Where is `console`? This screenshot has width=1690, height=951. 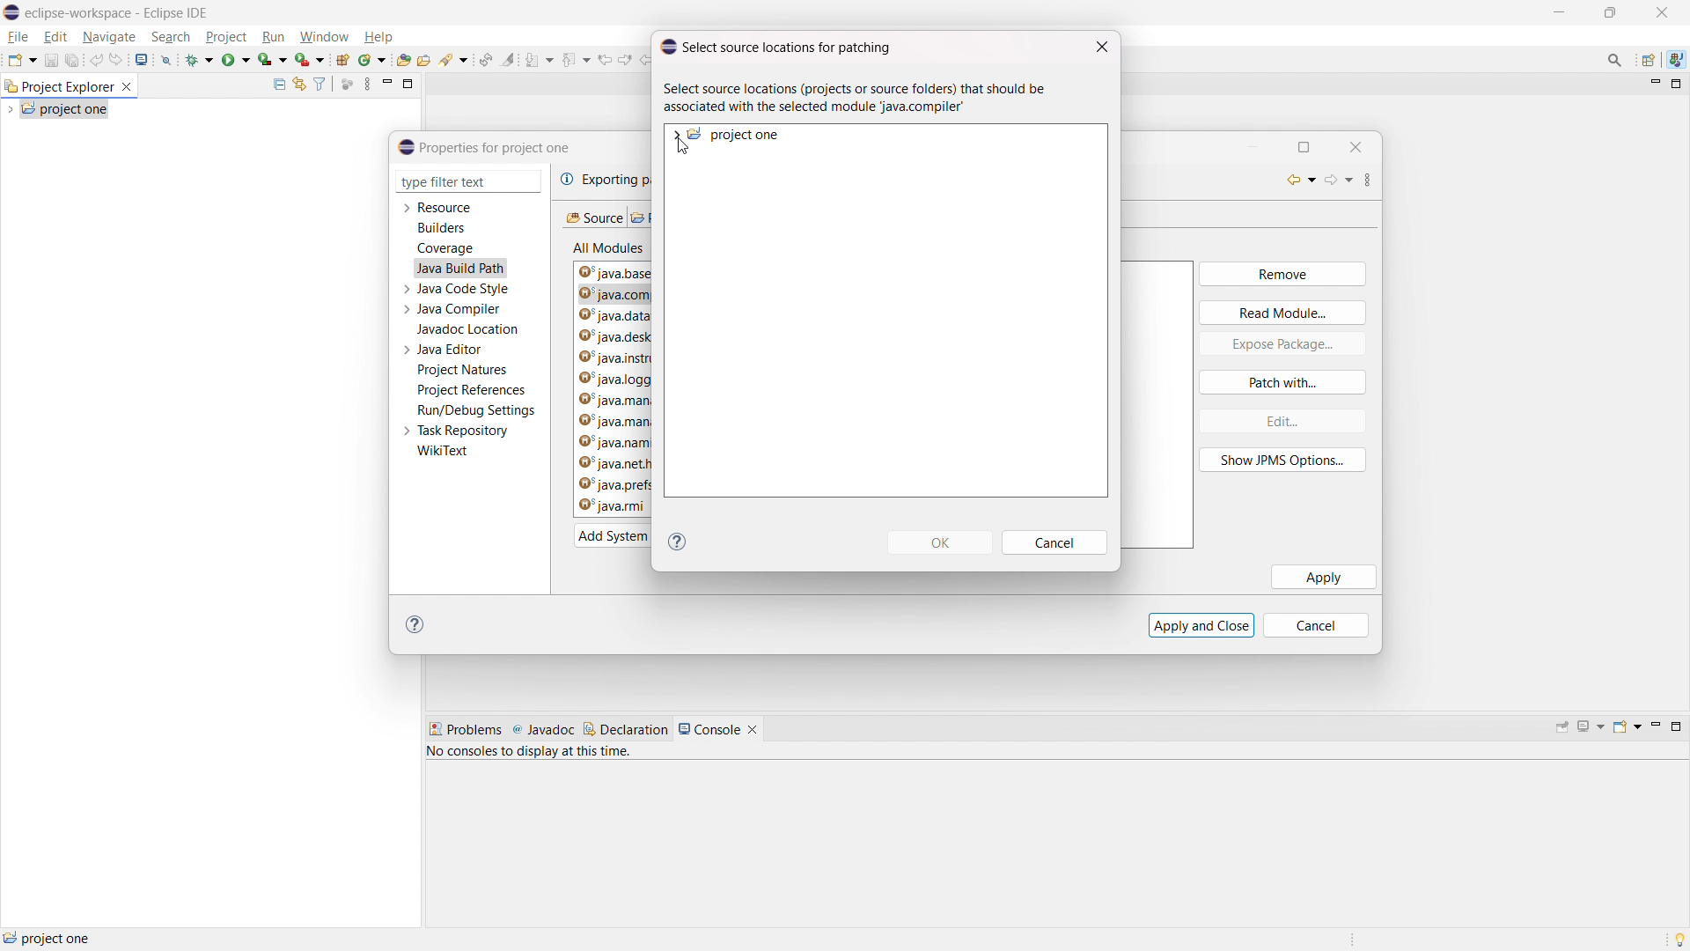 console is located at coordinates (709, 729).